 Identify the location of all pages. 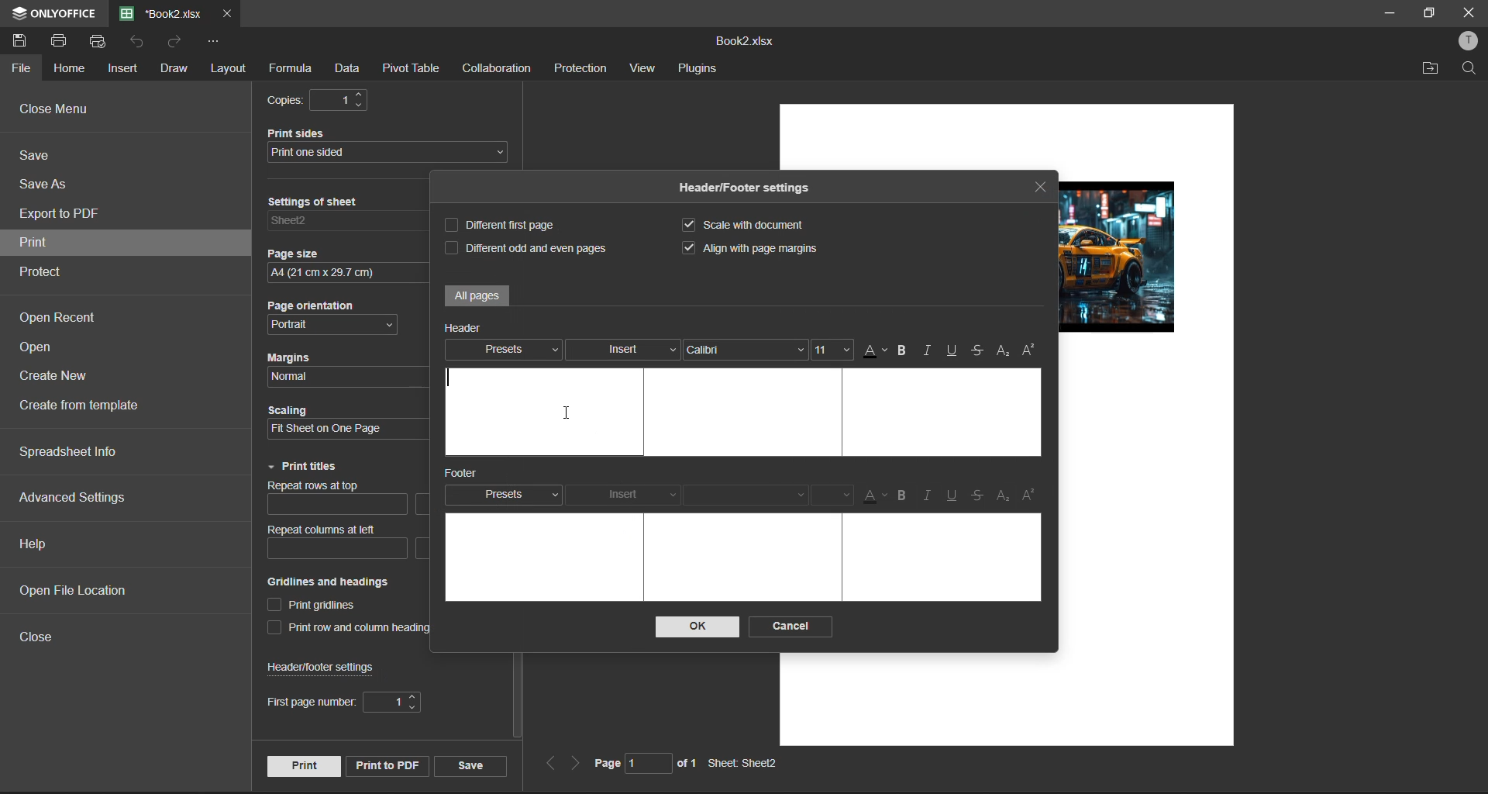
(477, 295).